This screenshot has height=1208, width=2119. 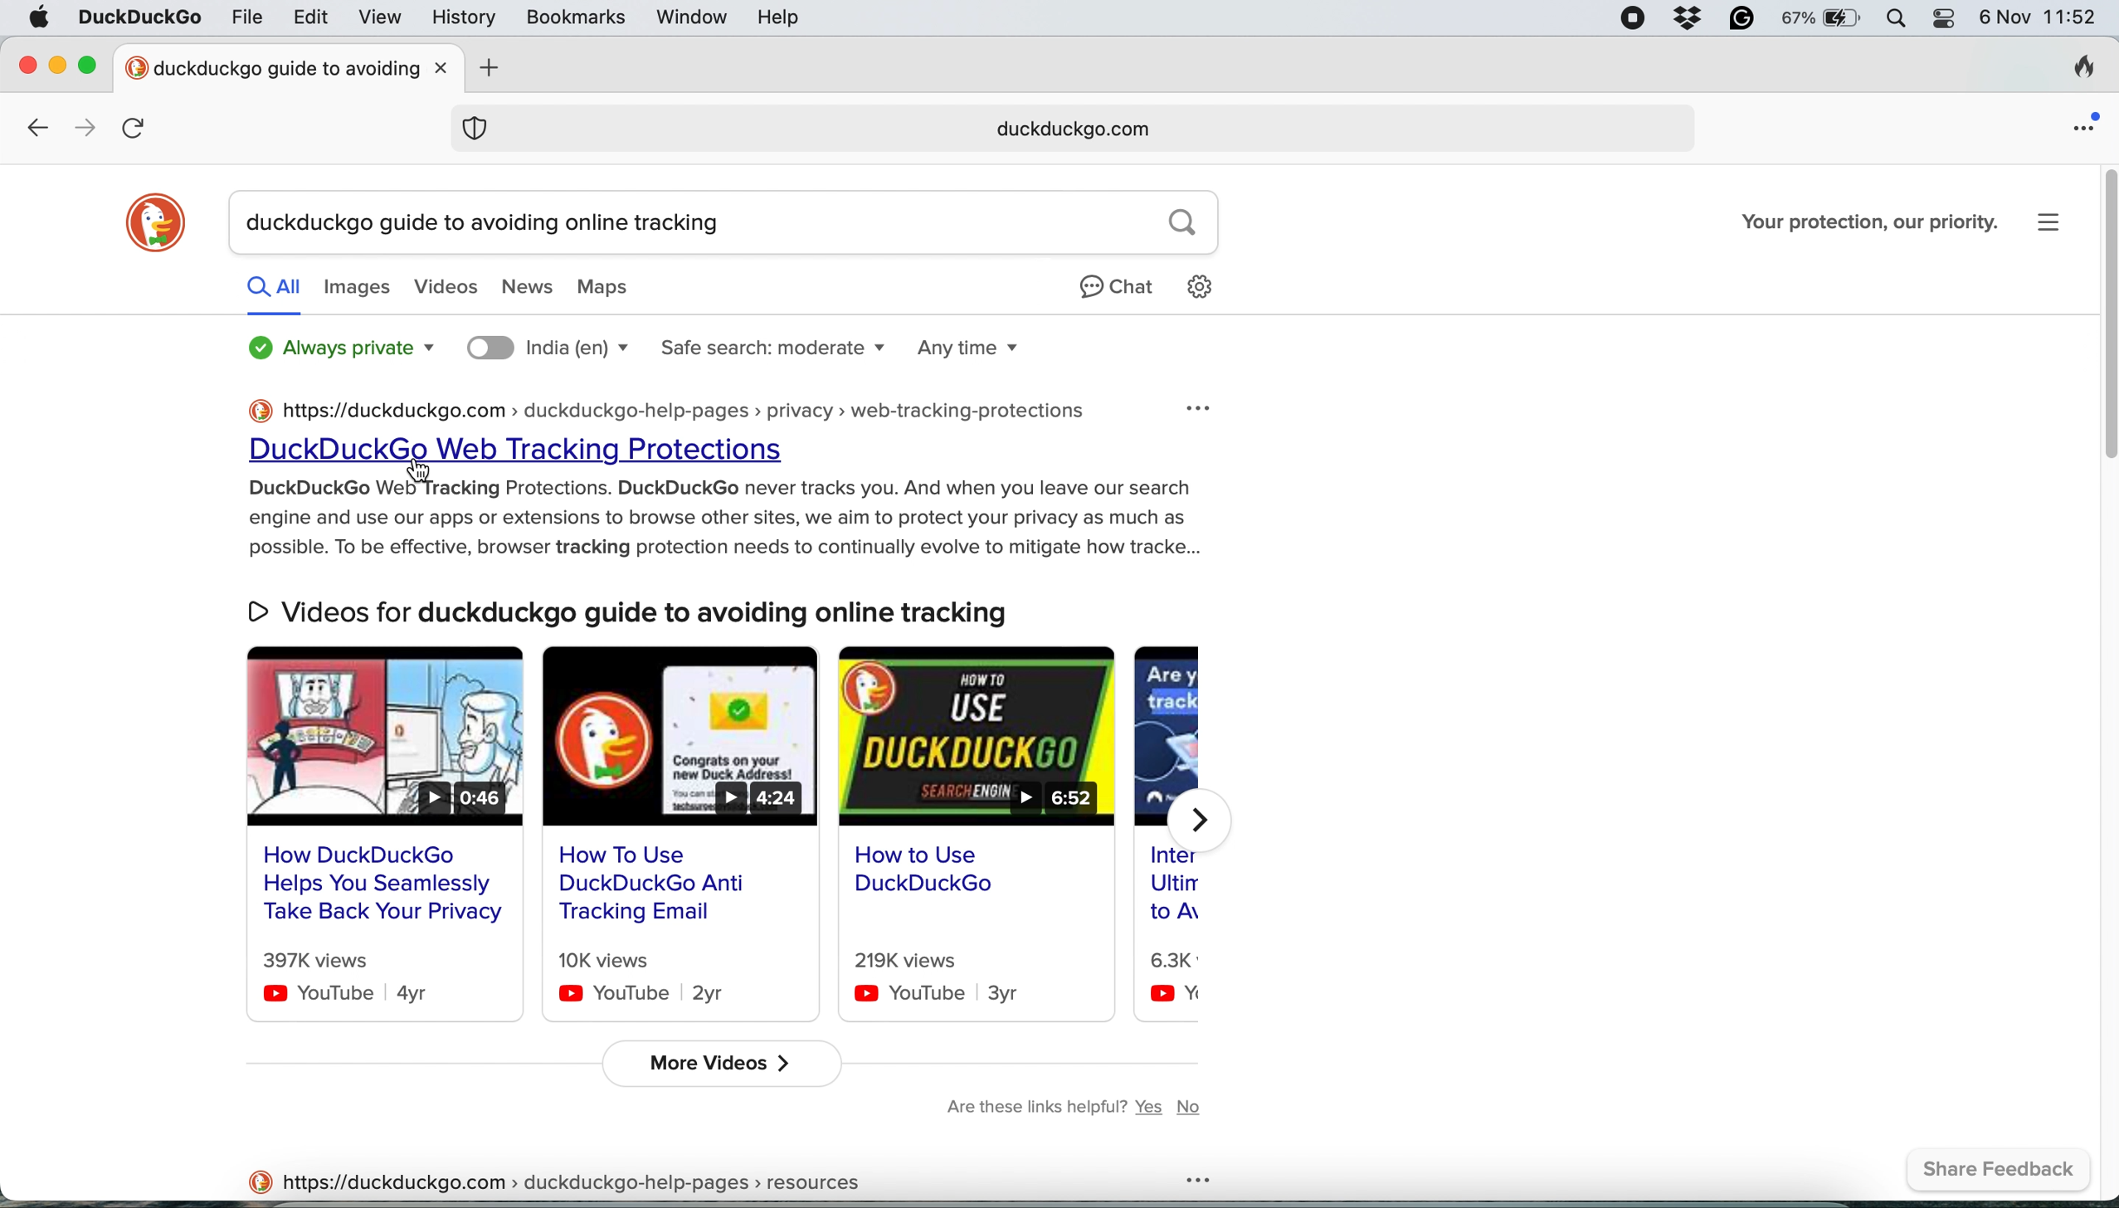 What do you see at coordinates (322, 348) in the screenshot?
I see `always private` at bounding box center [322, 348].